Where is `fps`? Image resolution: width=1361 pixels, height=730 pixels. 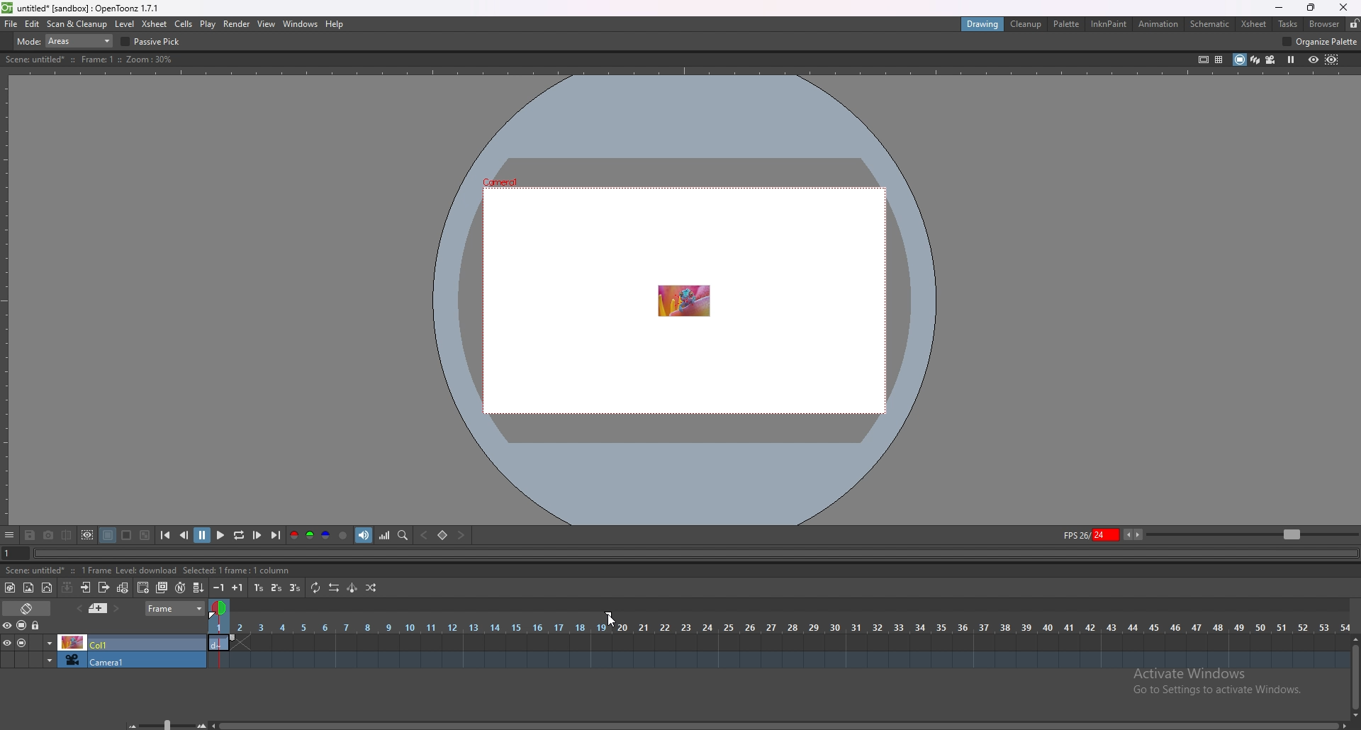 fps is located at coordinates (1103, 534).